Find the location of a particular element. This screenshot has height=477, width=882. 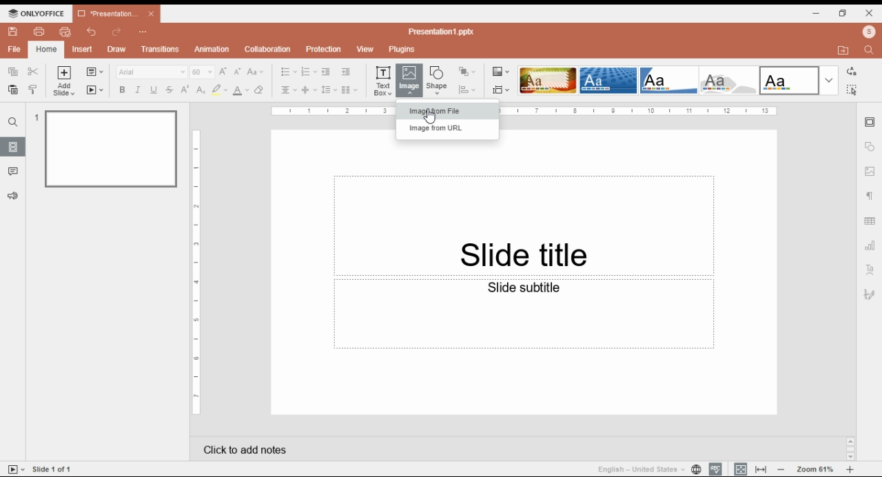

font size is located at coordinates (201, 71).